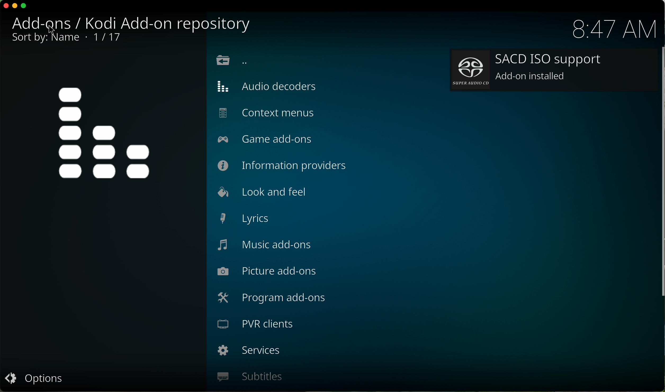 The image size is (665, 392). Describe the element at coordinates (272, 300) in the screenshot. I see `program add-ons` at that location.